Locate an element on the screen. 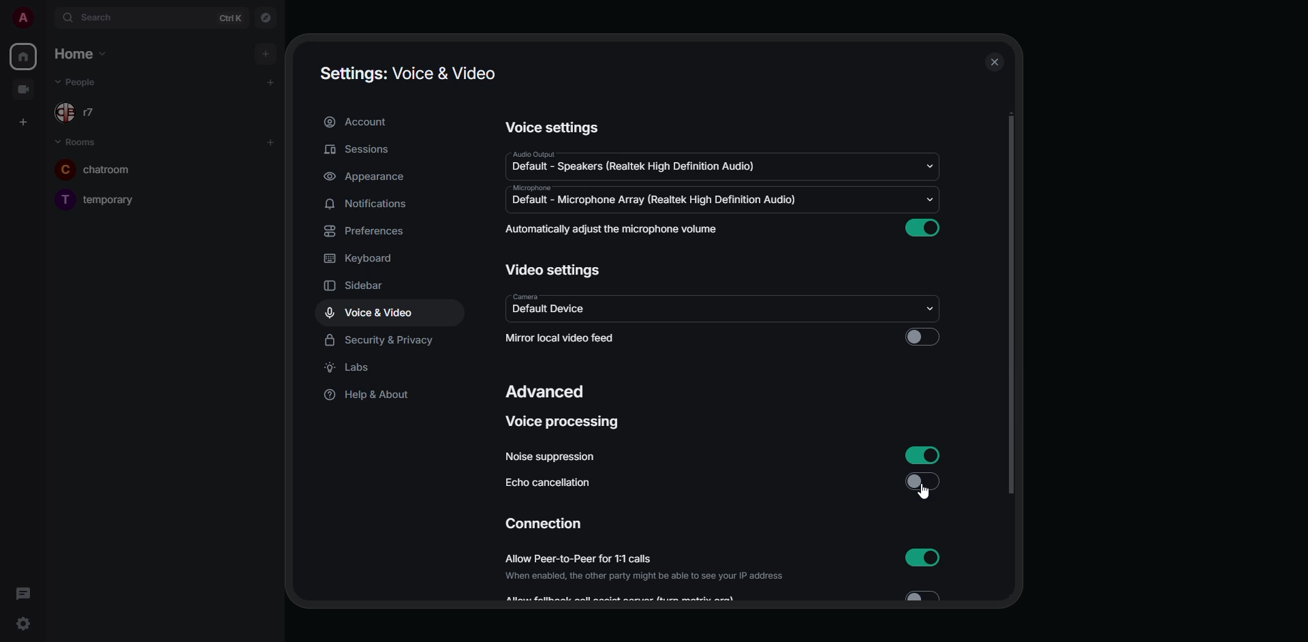  default is located at coordinates (550, 311).